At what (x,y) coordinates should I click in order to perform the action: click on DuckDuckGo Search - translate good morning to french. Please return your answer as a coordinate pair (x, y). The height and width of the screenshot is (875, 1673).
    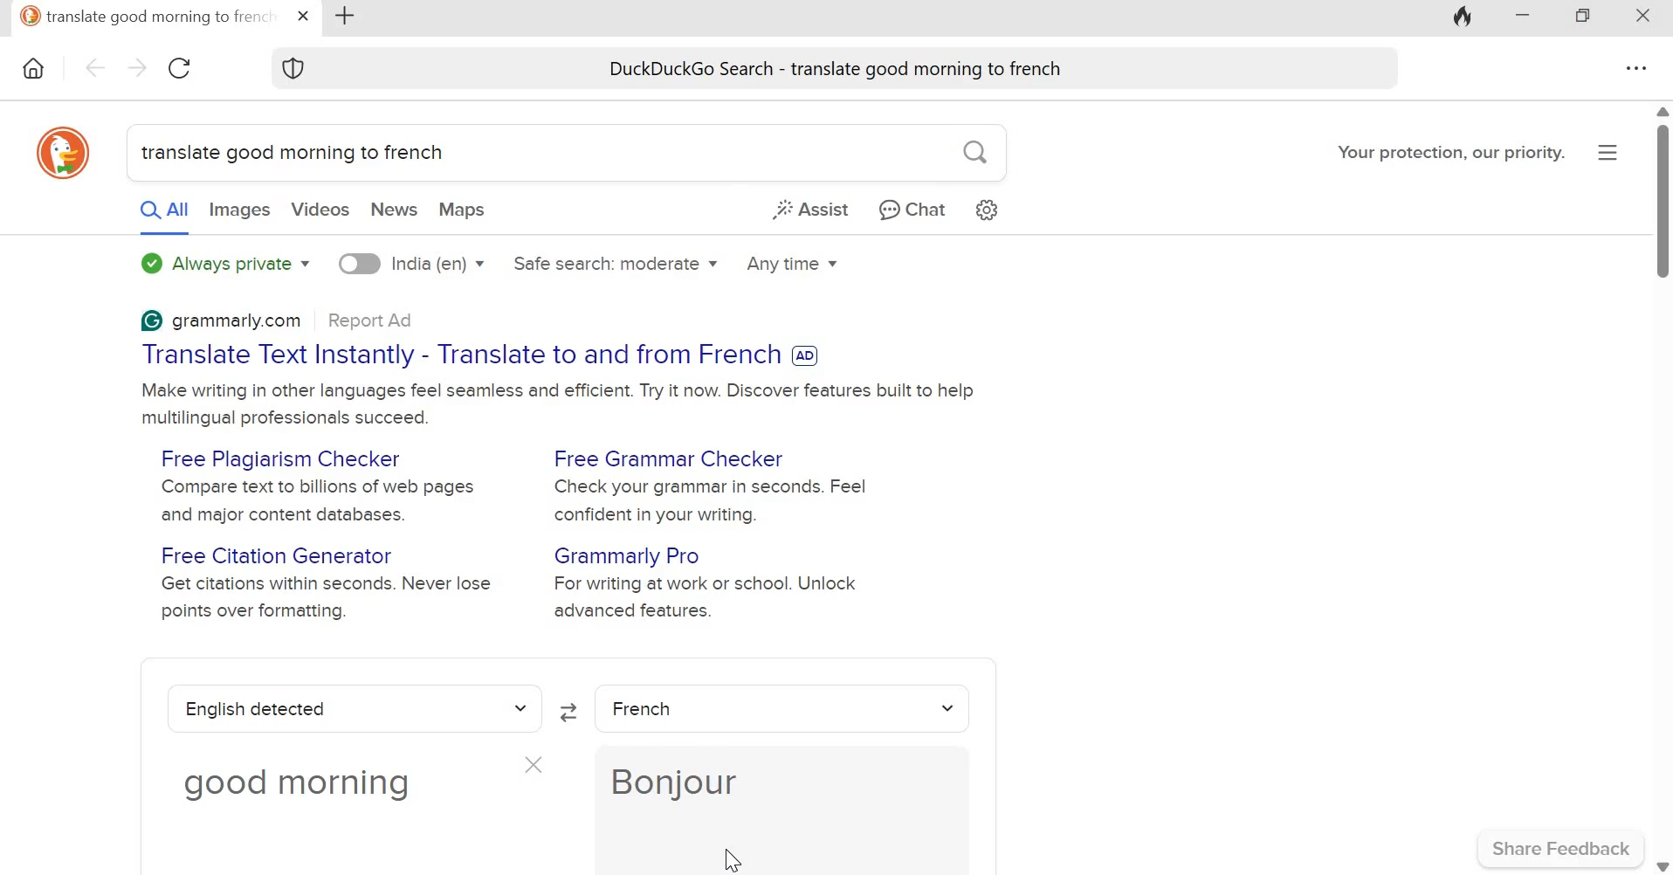
    Looking at the image, I should click on (830, 65).